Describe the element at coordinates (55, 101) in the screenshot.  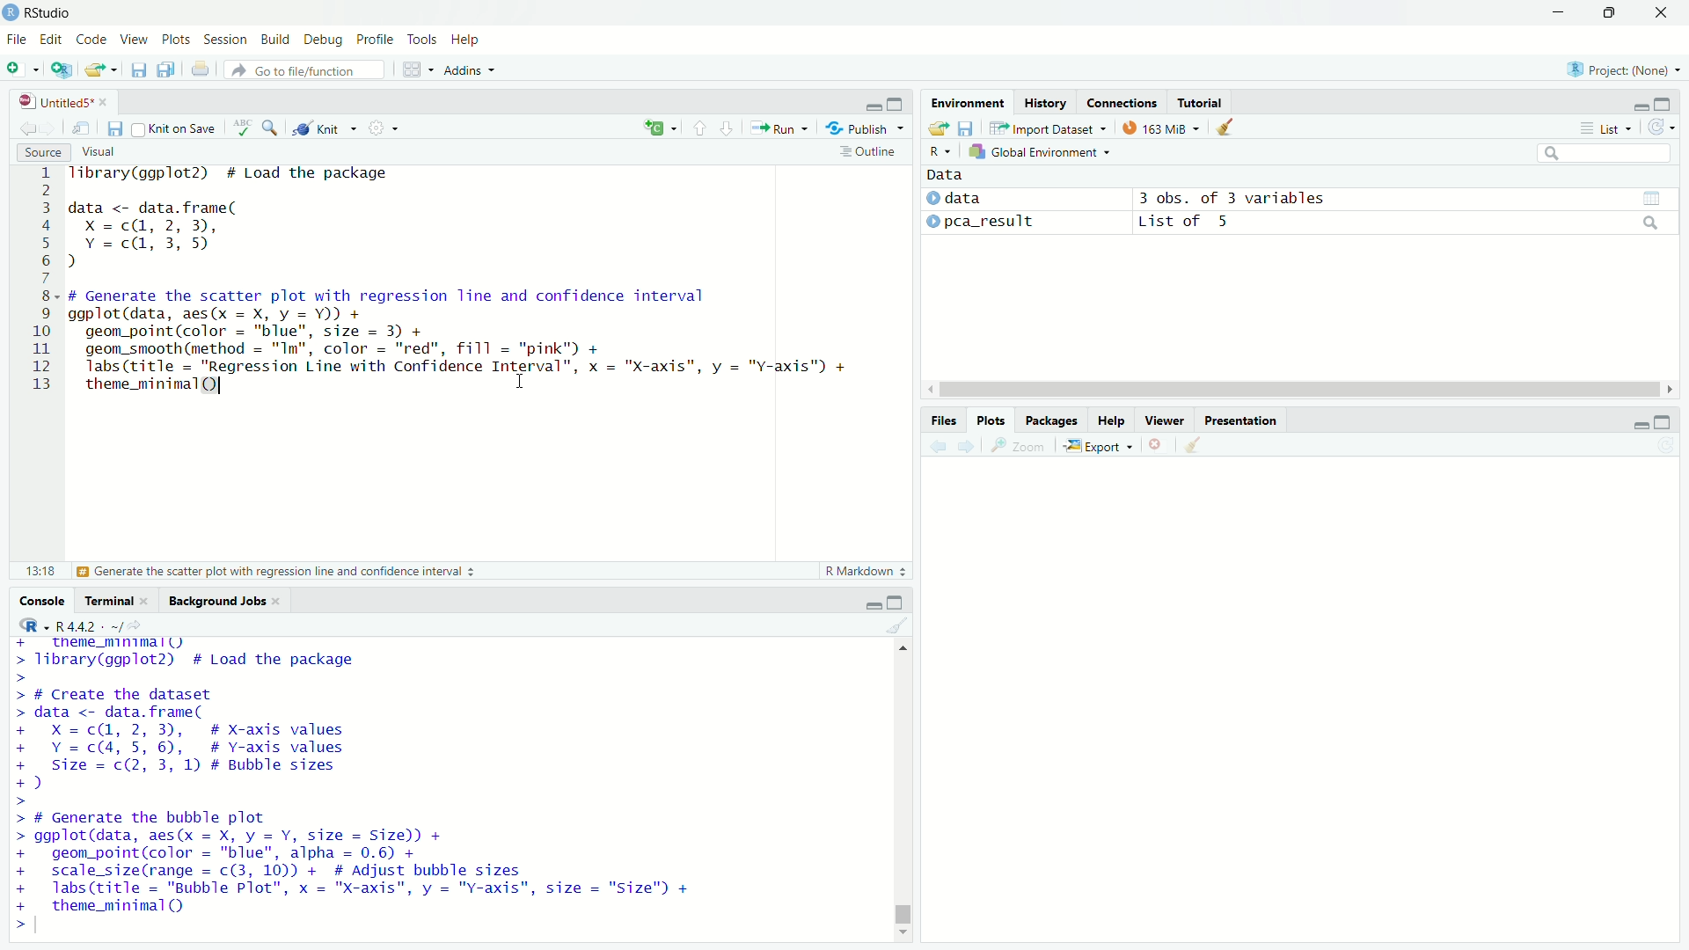
I see `Untitled5*` at that location.